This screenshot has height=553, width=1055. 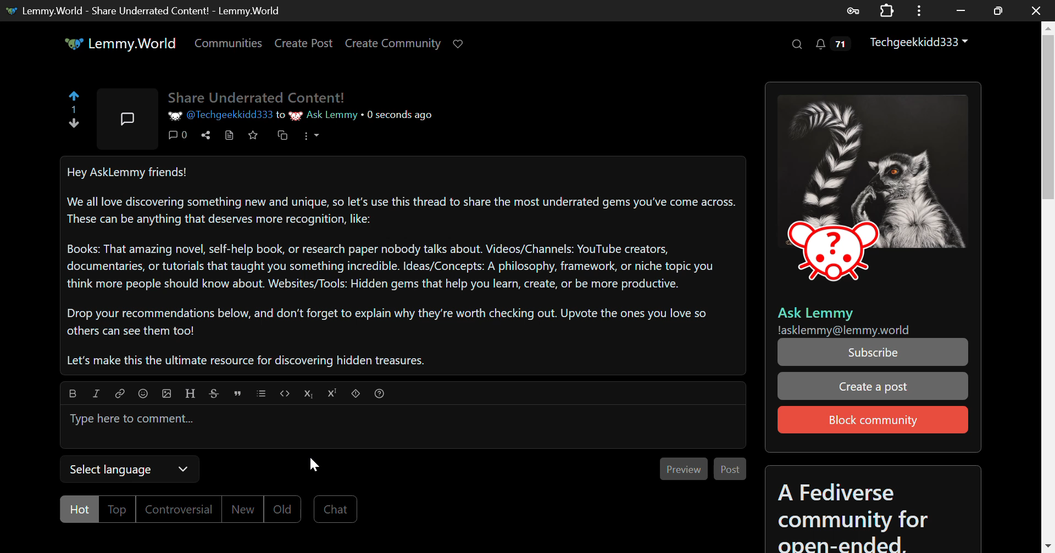 I want to click on Header, so click(x=191, y=394).